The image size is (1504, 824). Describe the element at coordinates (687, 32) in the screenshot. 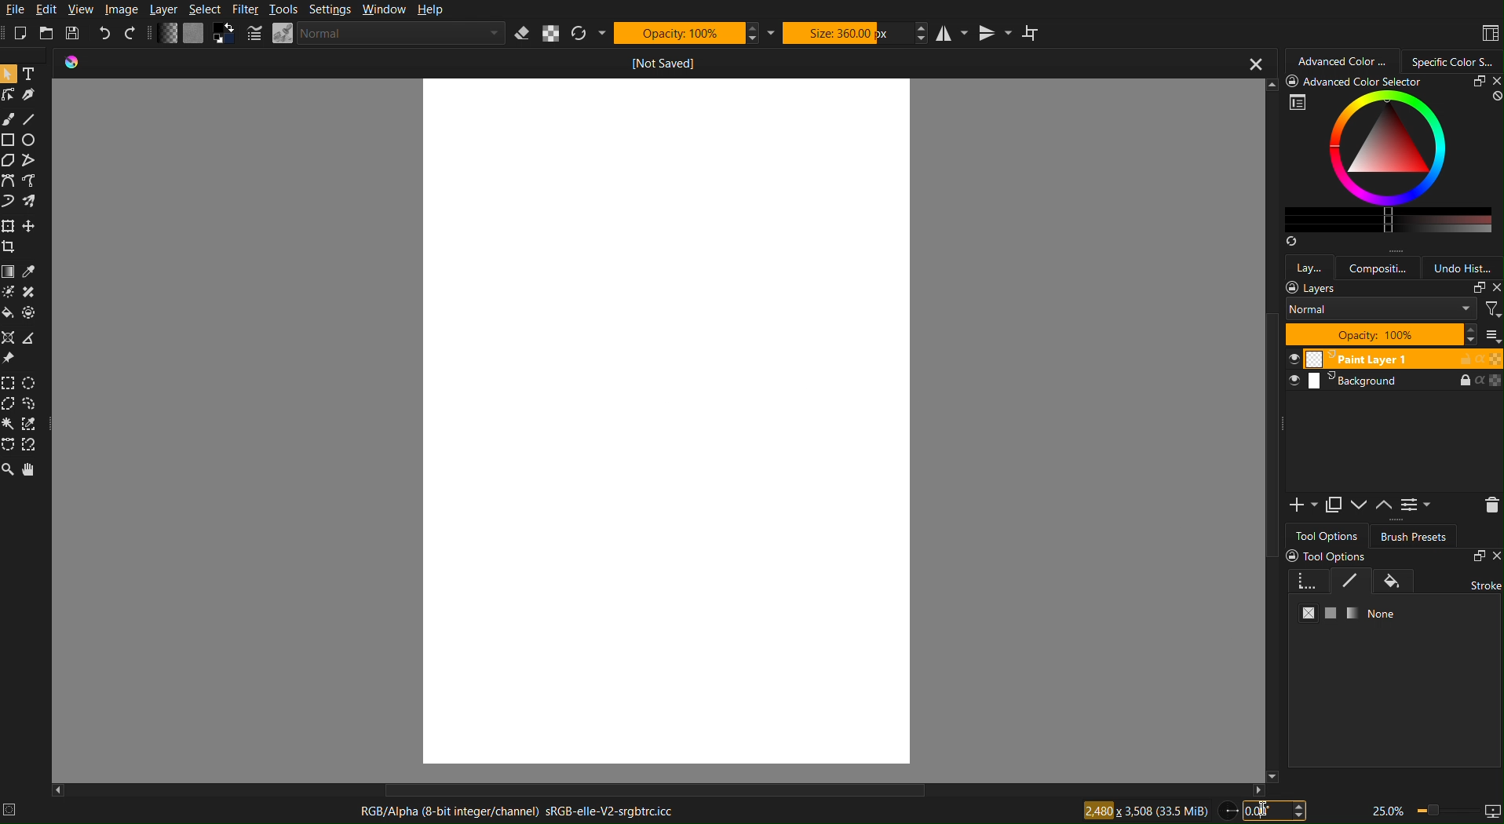

I see `Opacity` at that location.